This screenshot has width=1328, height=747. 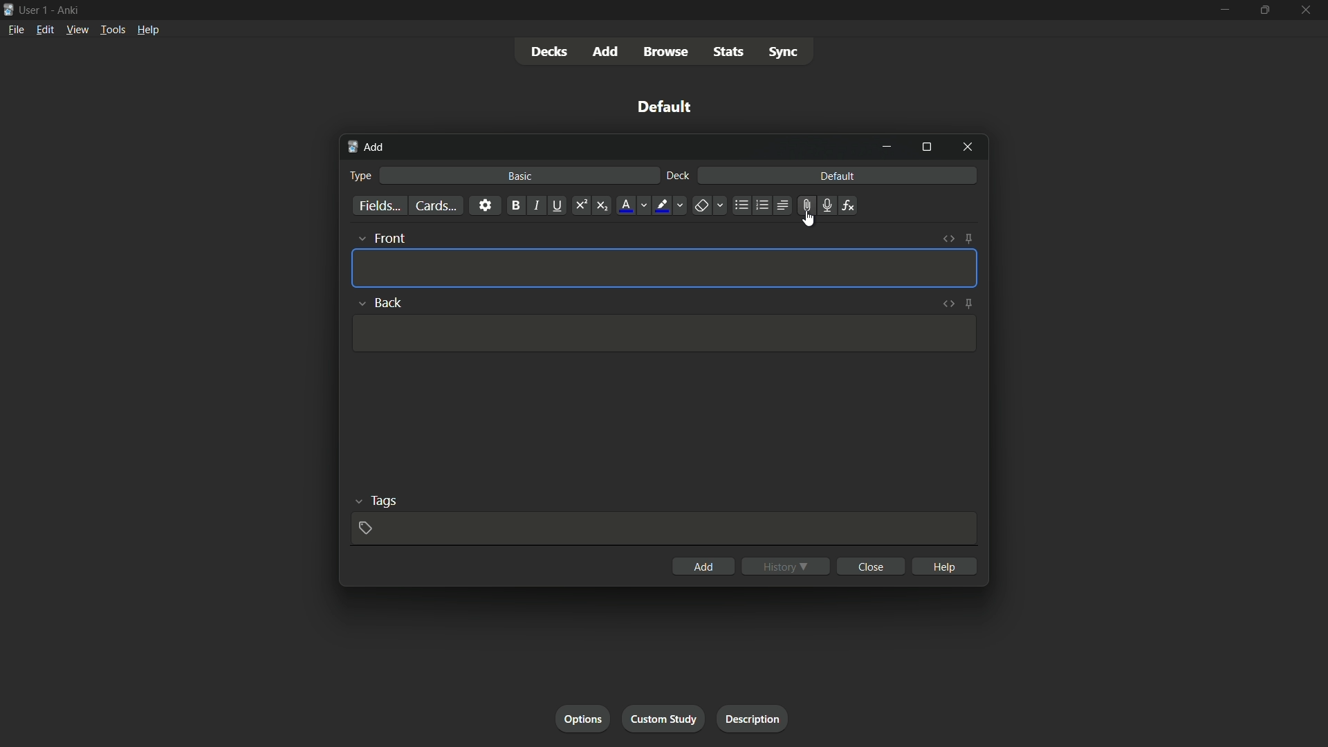 I want to click on ordered list, so click(x=762, y=205).